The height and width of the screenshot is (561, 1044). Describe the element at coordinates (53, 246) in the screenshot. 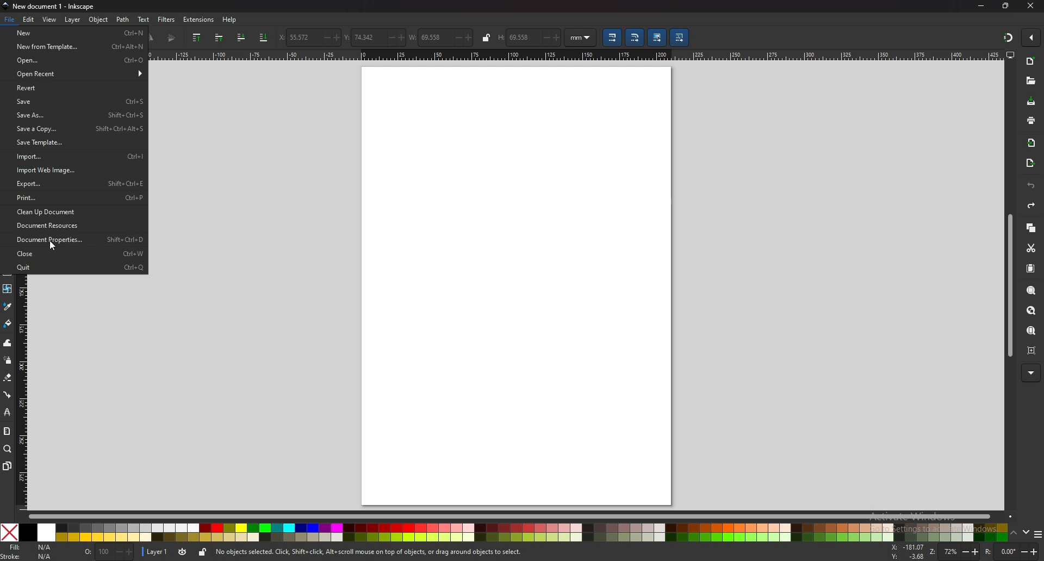

I see `Cursor` at that location.